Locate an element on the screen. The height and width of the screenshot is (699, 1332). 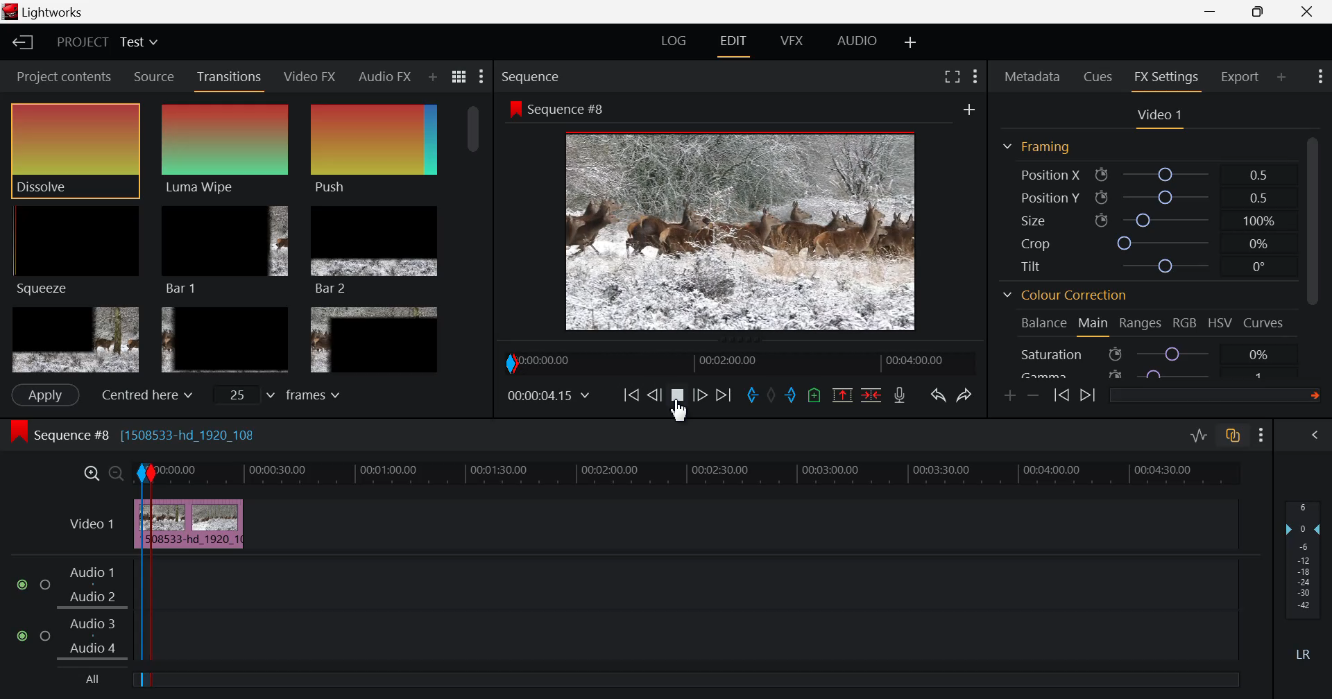
Video FX is located at coordinates (311, 76).